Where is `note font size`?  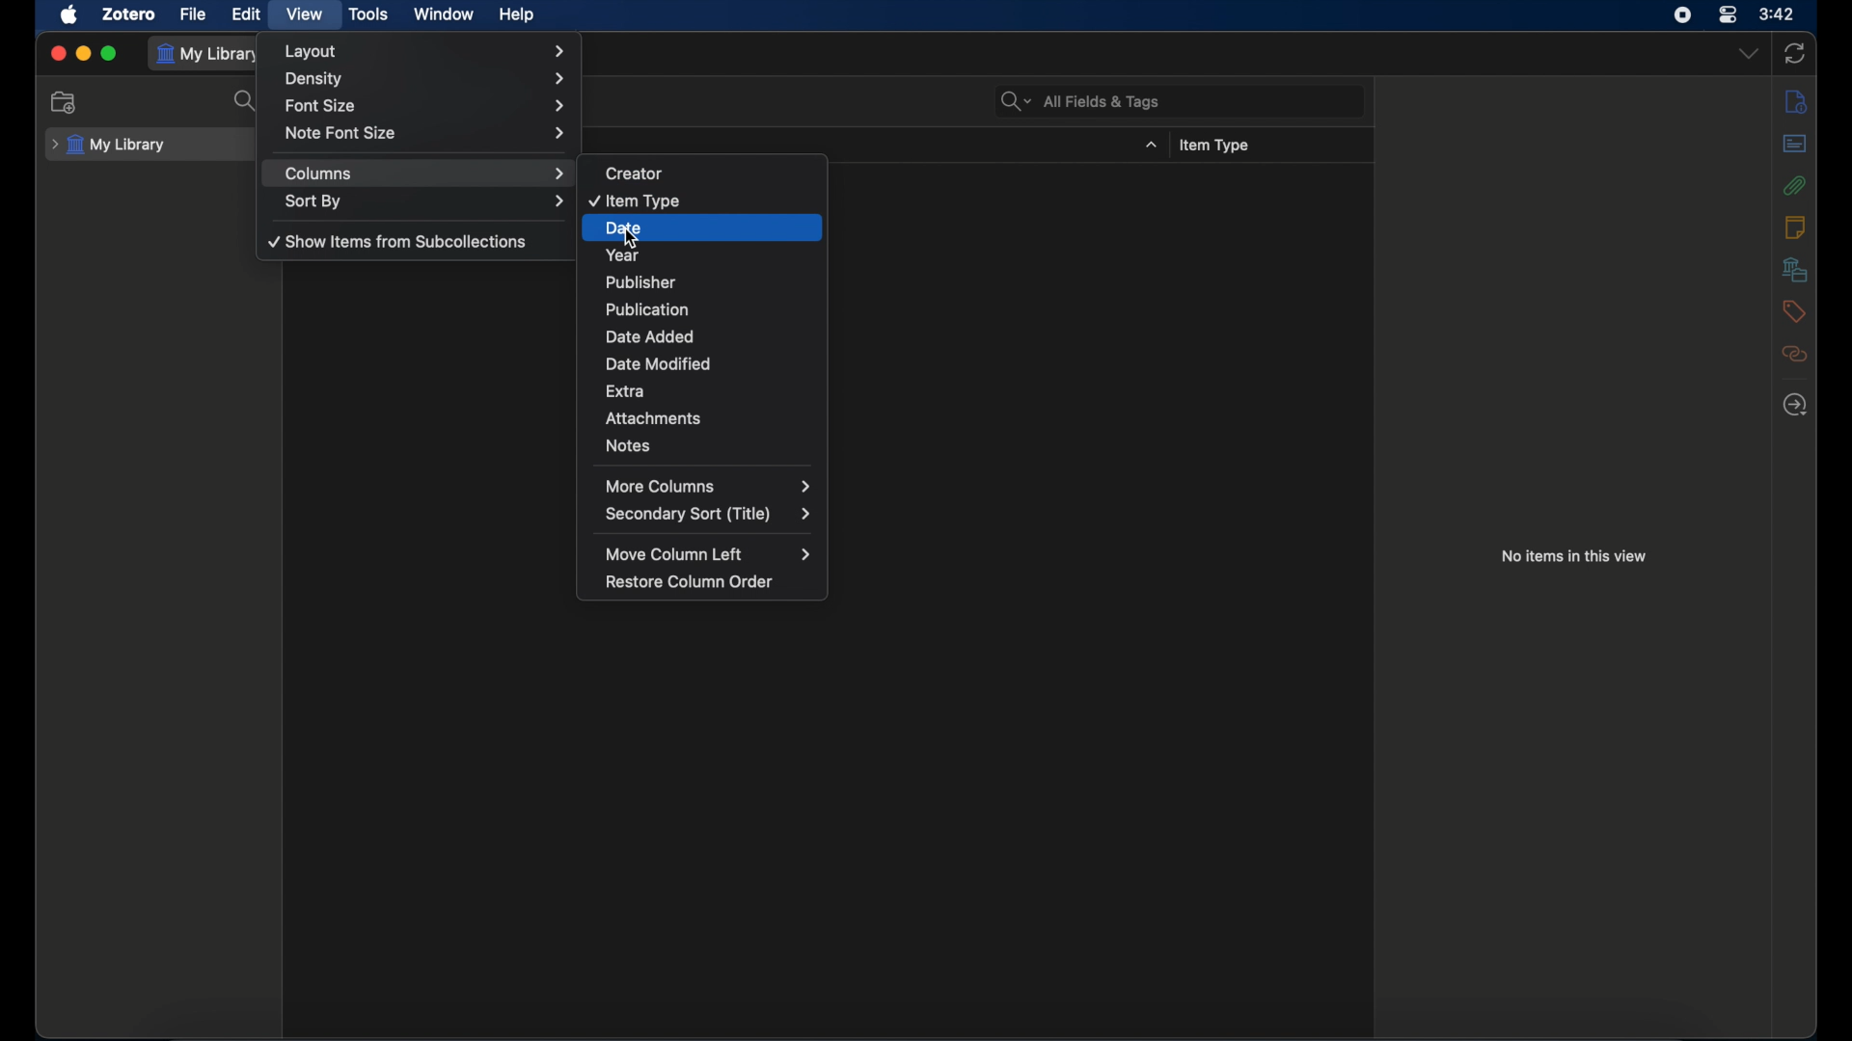 note font size is located at coordinates (430, 132).